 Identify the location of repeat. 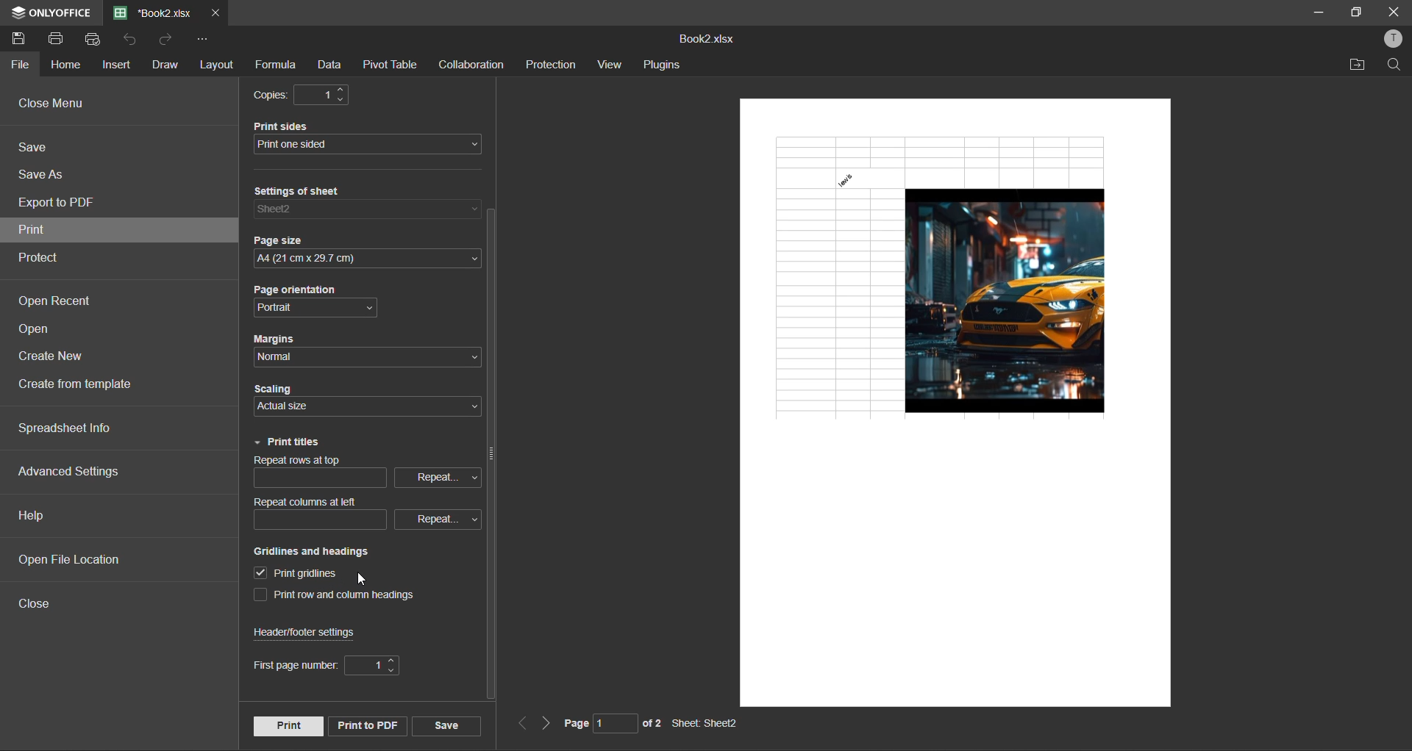
(436, 476).